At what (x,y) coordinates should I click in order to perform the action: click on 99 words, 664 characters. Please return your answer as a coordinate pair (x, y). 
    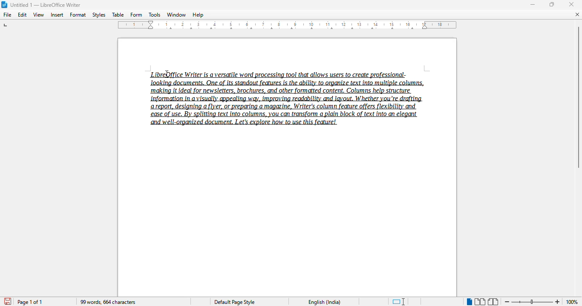
    Looking at the image, I should click on (108, 302).